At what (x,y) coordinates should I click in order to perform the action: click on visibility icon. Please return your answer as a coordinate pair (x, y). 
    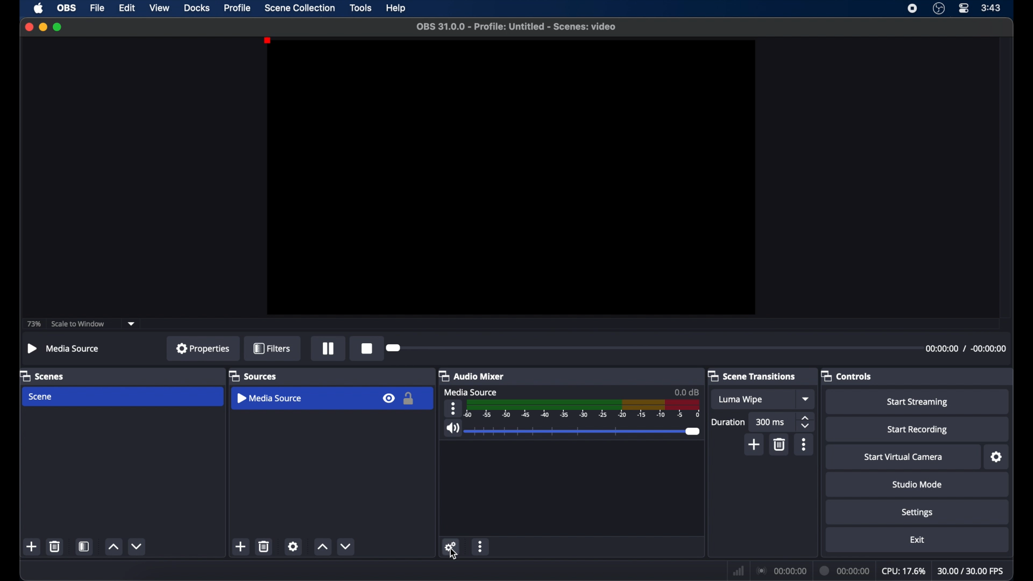
    Looking at the image, I should click on (388, 398).